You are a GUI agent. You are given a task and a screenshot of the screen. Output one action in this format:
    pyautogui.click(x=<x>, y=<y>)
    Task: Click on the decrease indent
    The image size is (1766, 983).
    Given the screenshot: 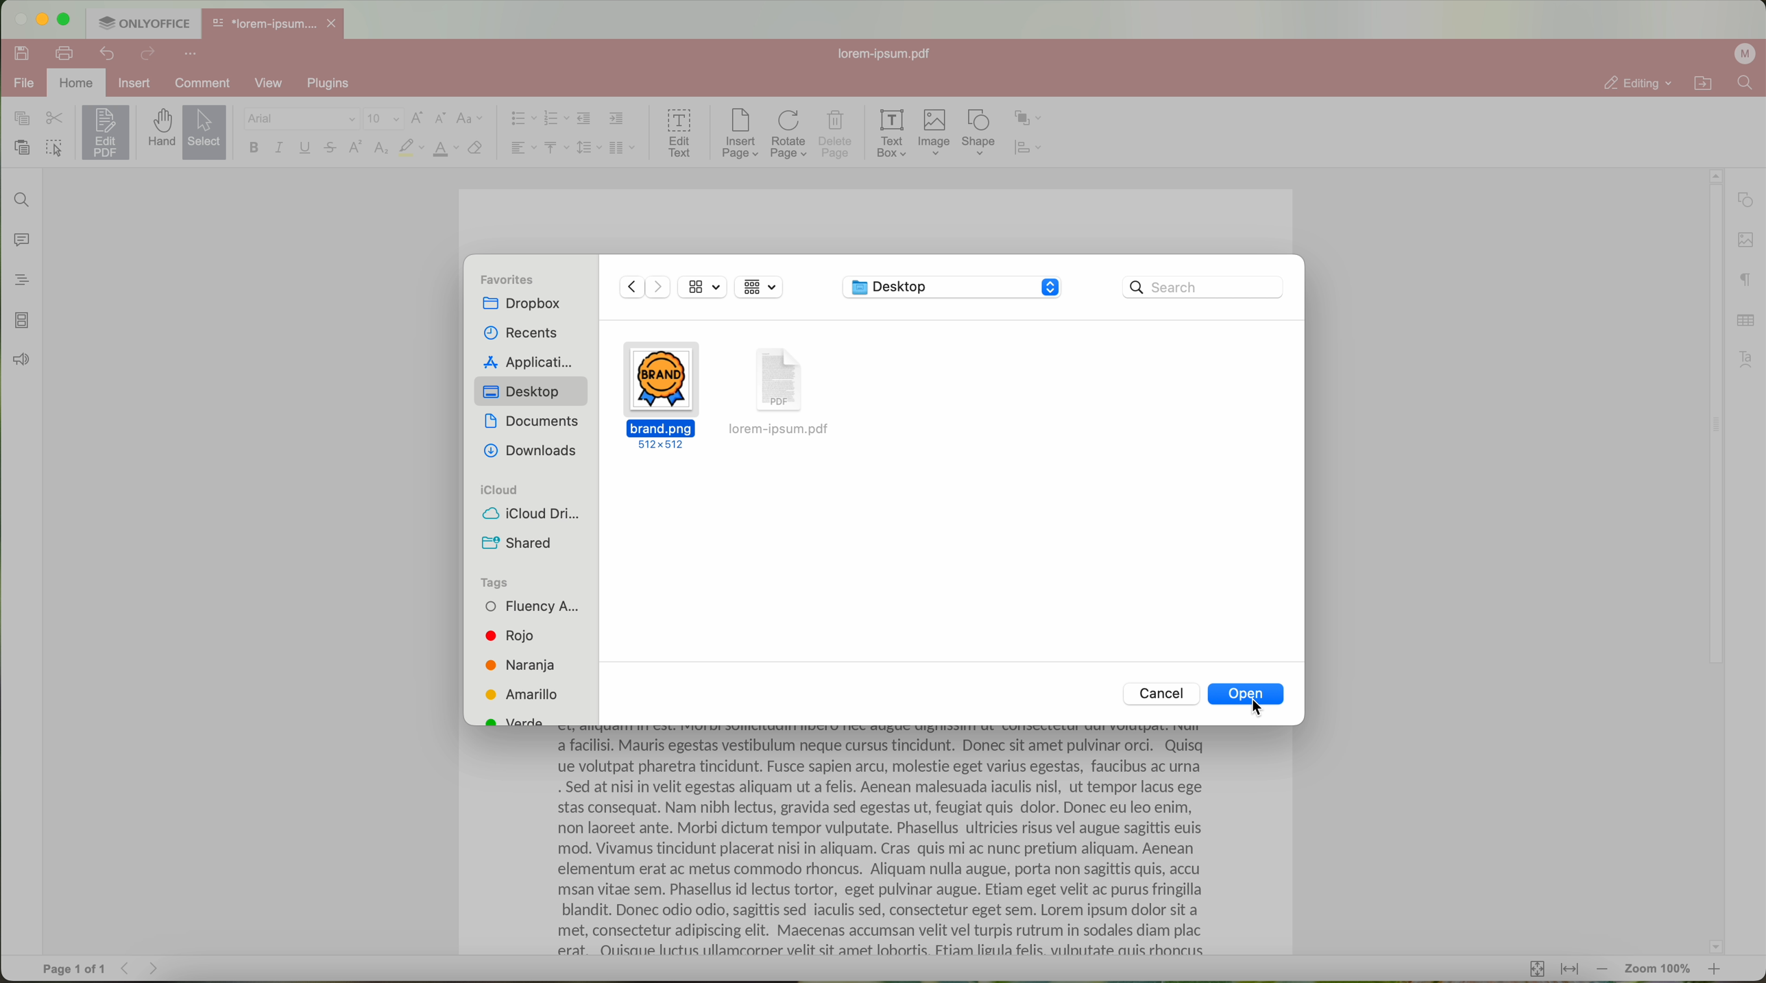 What is the action you would take?
    pyautogui.click(x=584, y=119)
    